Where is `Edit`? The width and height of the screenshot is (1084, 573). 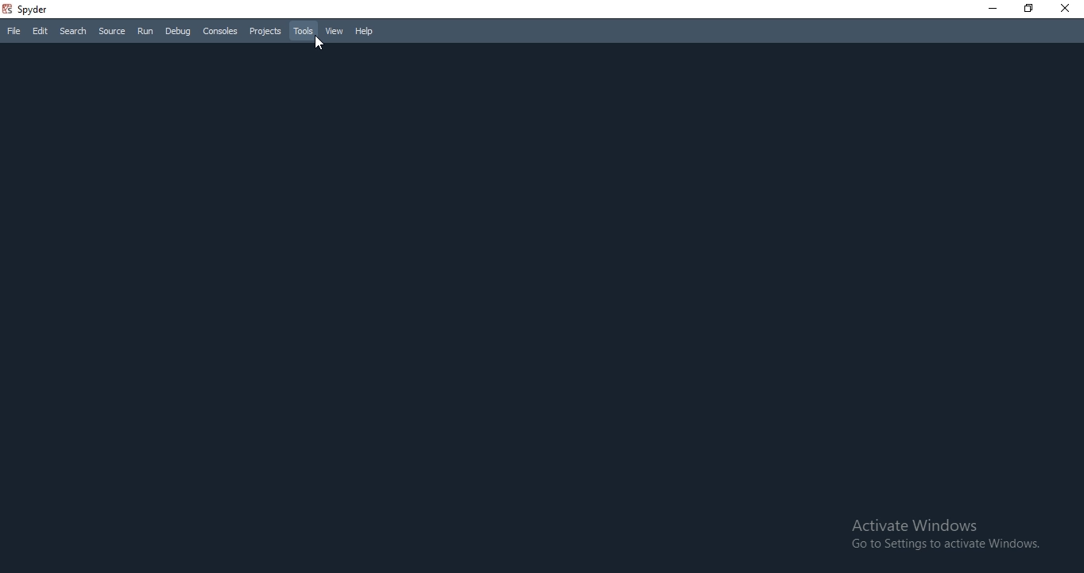 Edit is located at coordinates (40, 32).